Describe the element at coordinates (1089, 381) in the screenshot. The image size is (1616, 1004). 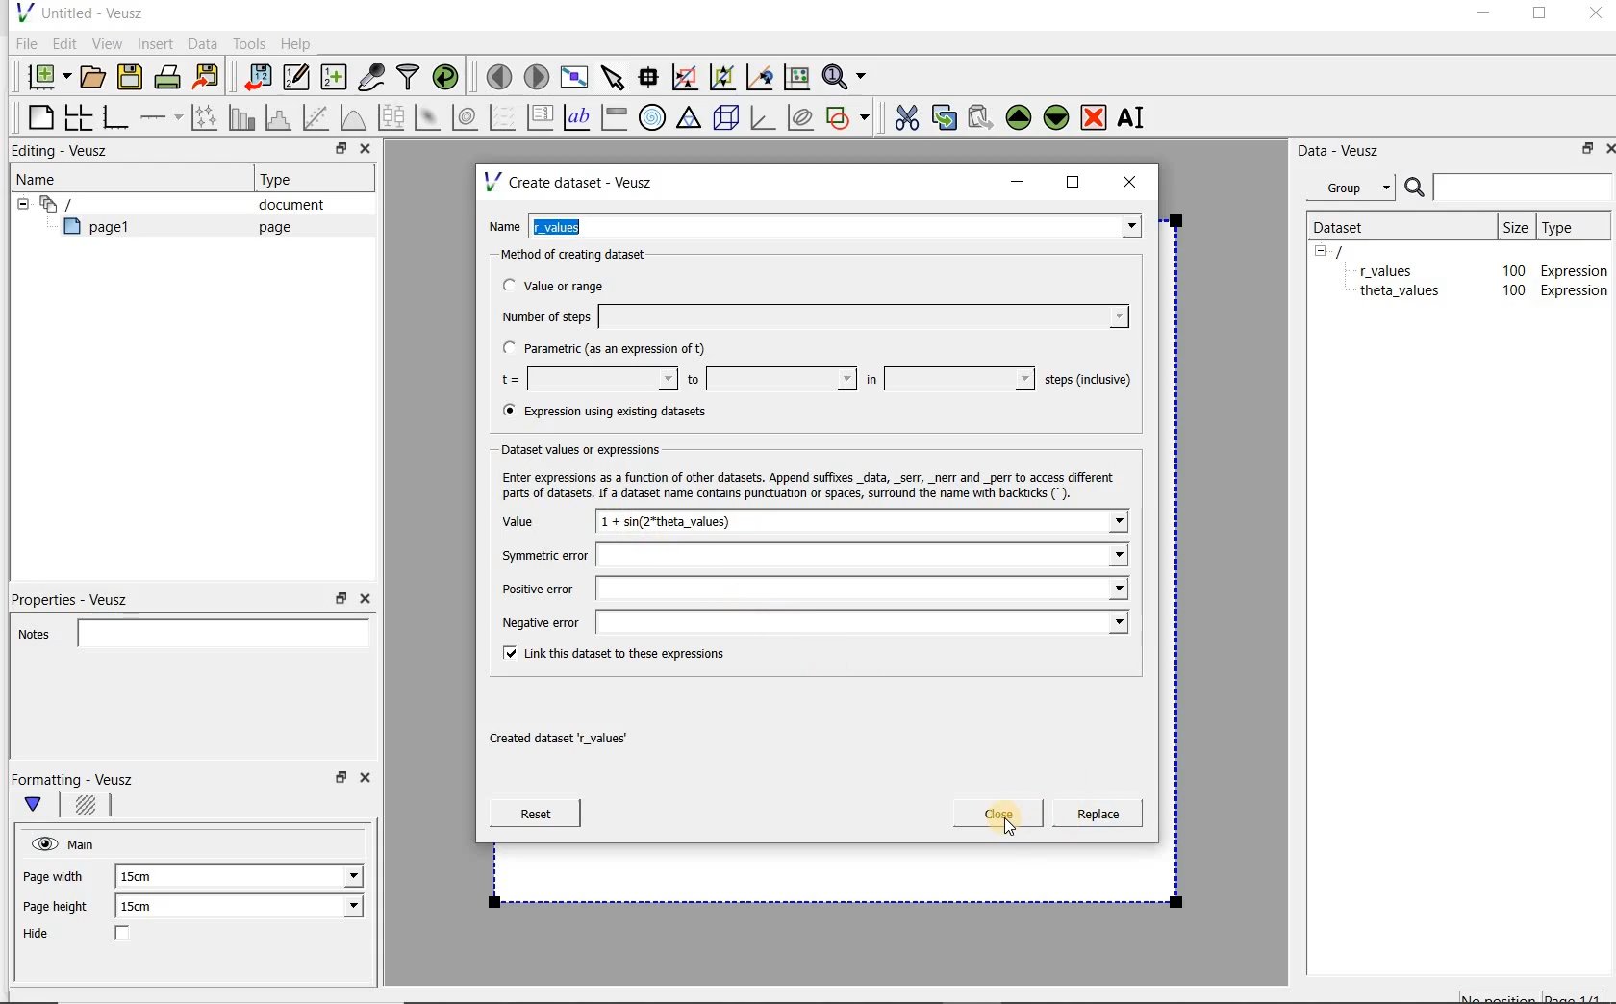
I see `steps (inclusive)` at that location.